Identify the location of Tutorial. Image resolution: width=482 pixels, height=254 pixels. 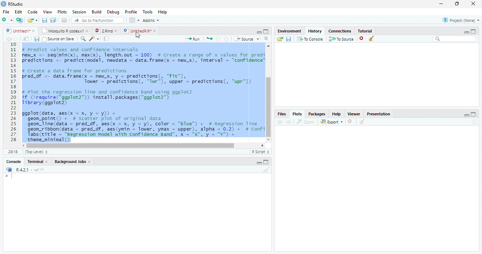
(365, 31).